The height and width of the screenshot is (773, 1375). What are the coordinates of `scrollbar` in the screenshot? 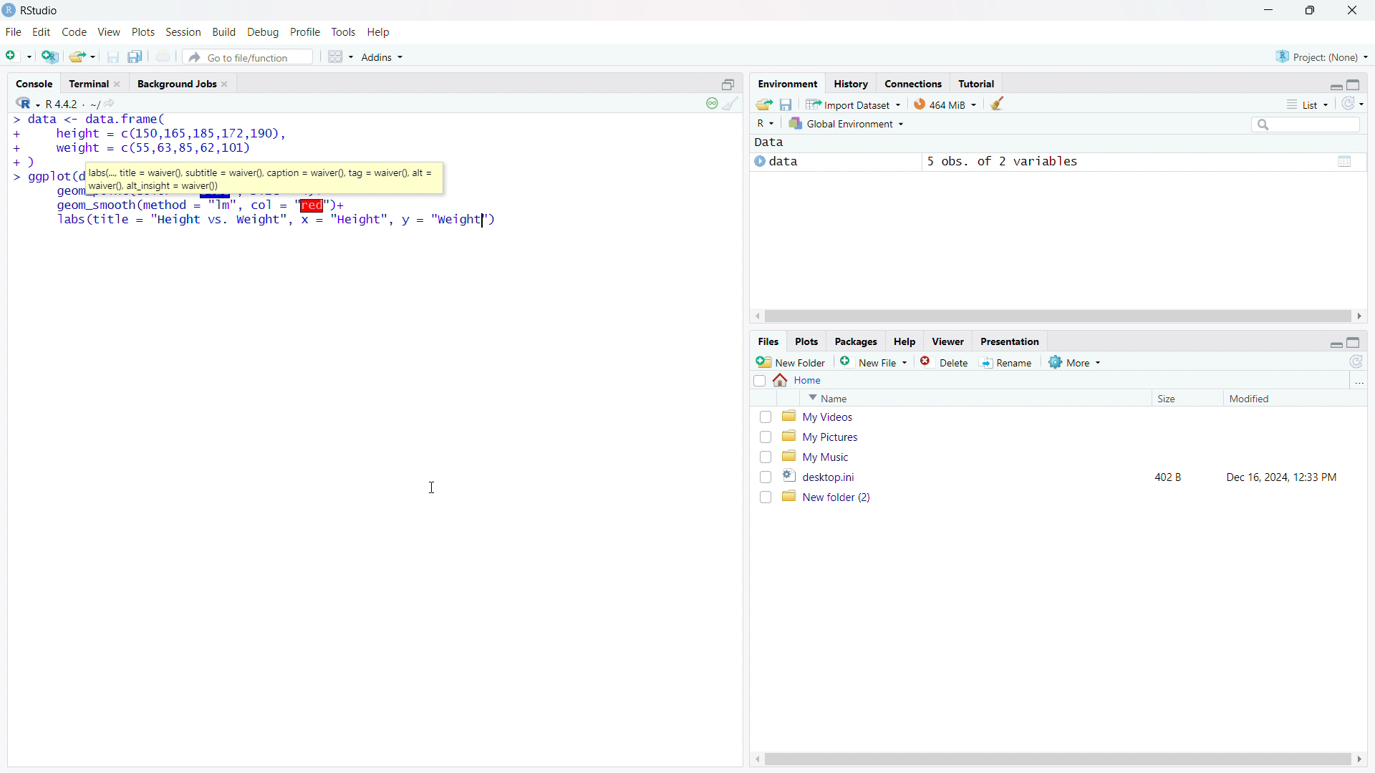 It's located at (1057, 317).